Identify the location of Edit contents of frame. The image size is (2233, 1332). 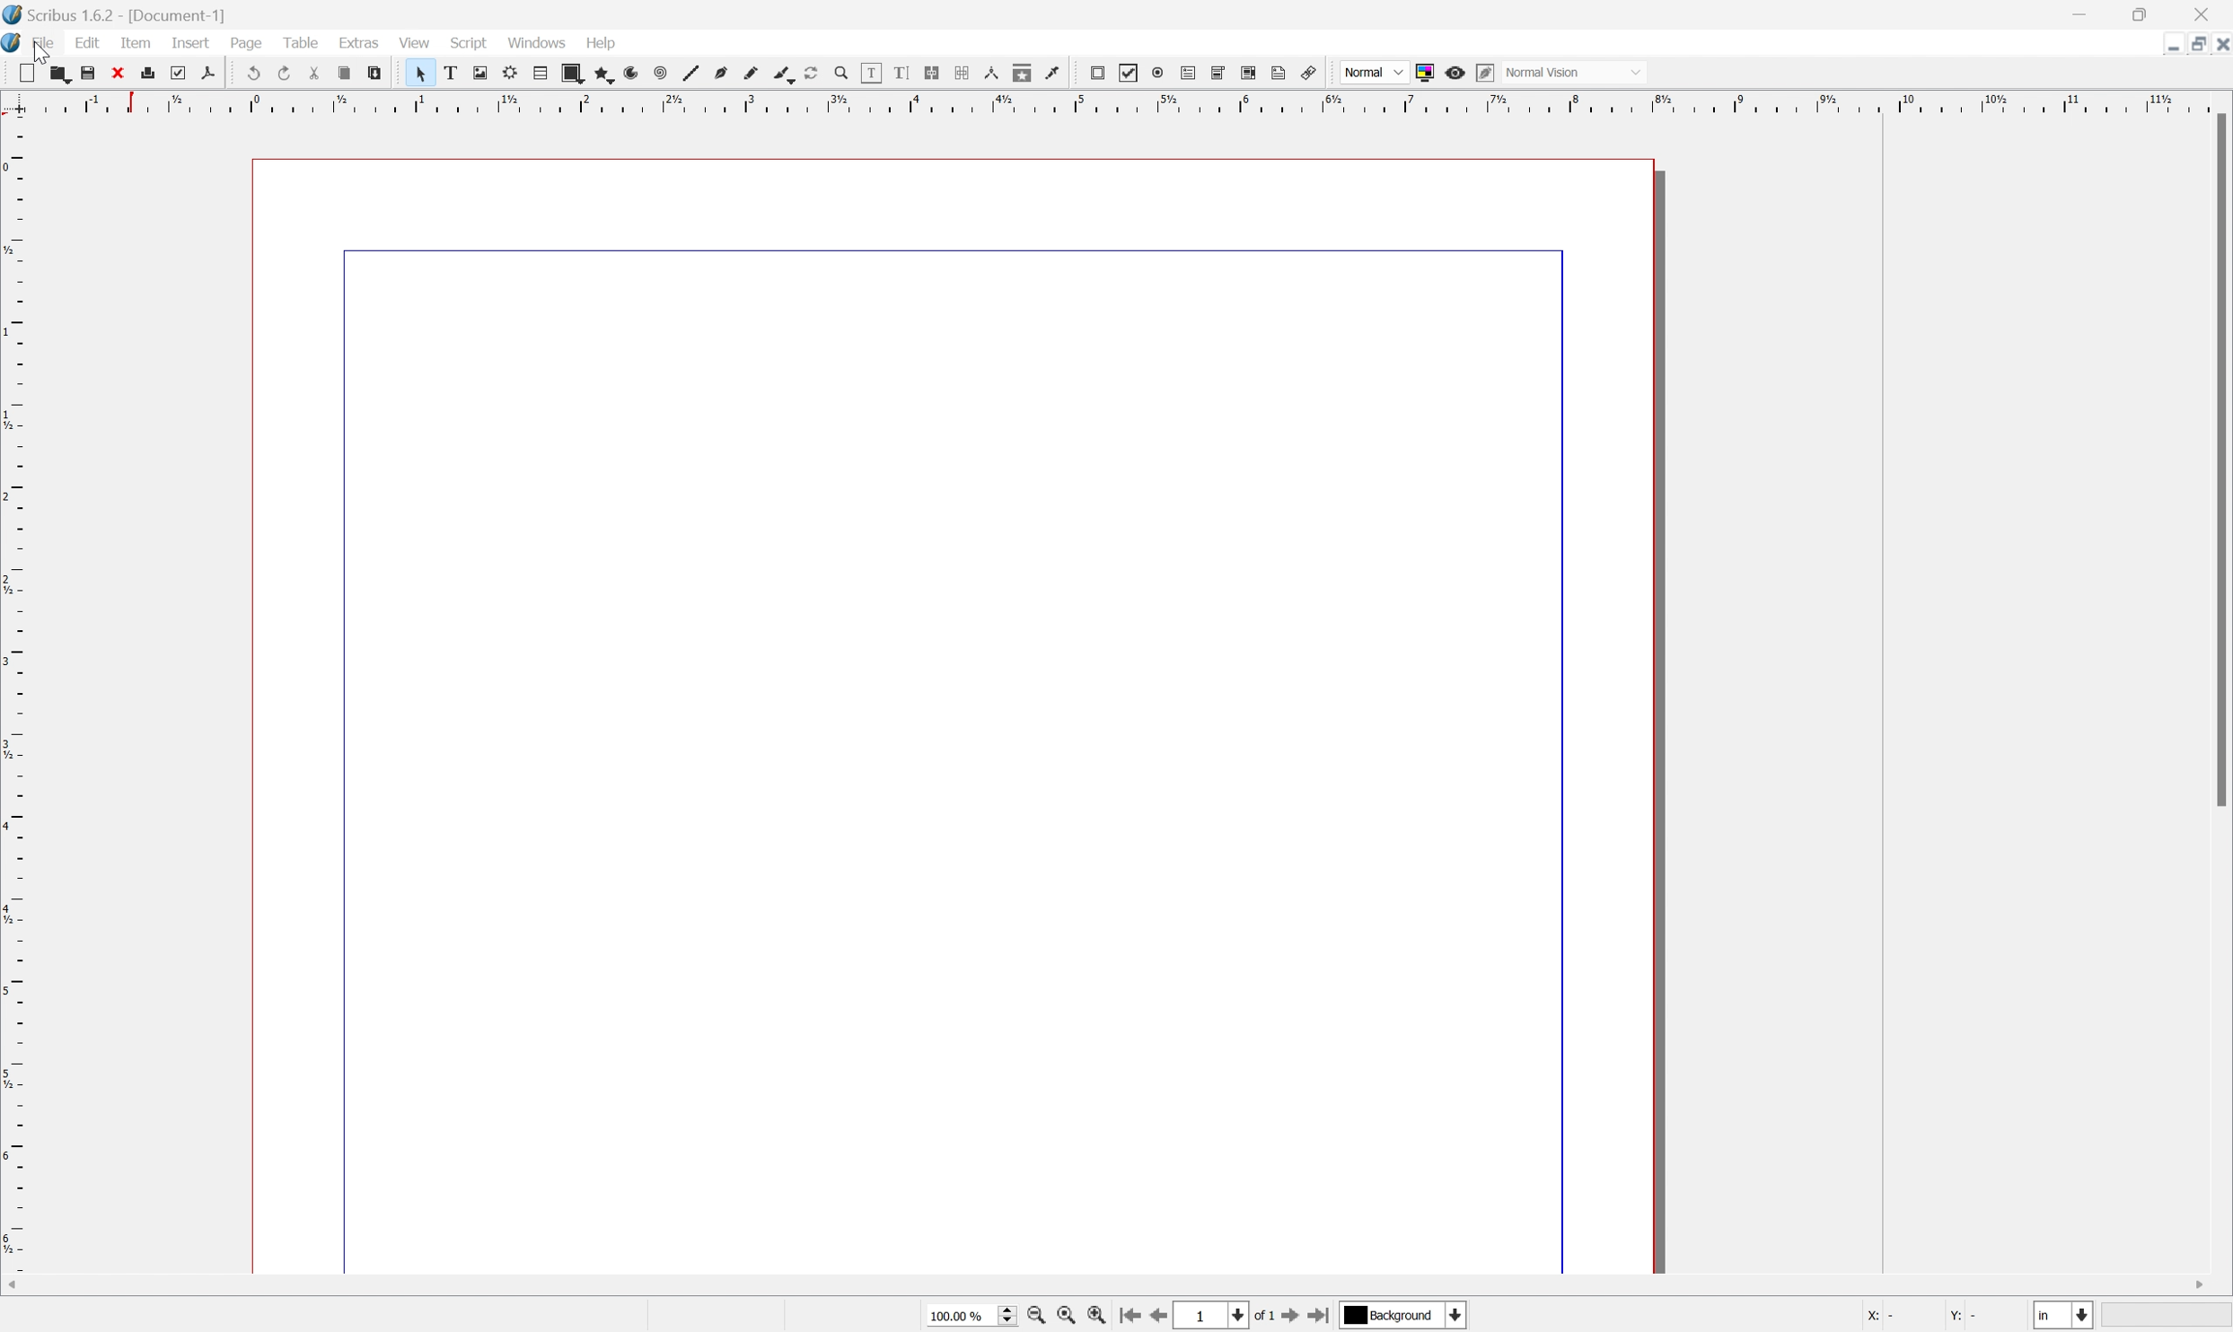
(870, 72).